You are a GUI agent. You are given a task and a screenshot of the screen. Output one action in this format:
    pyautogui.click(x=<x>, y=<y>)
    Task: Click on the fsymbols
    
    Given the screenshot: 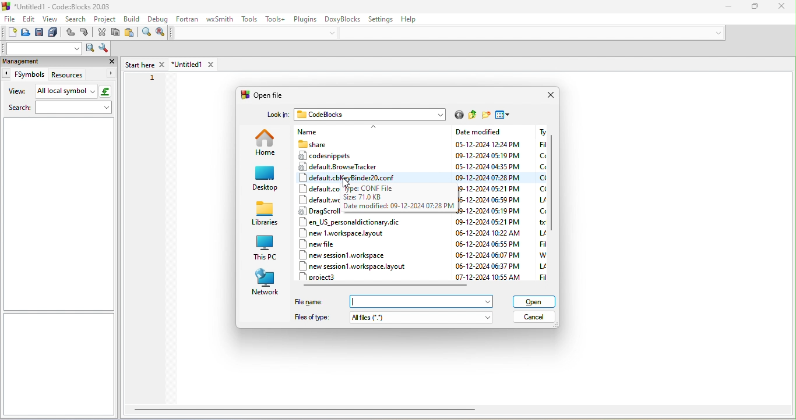 What is the action you would take?
    pyautogui.click(x=24, y=74)
    